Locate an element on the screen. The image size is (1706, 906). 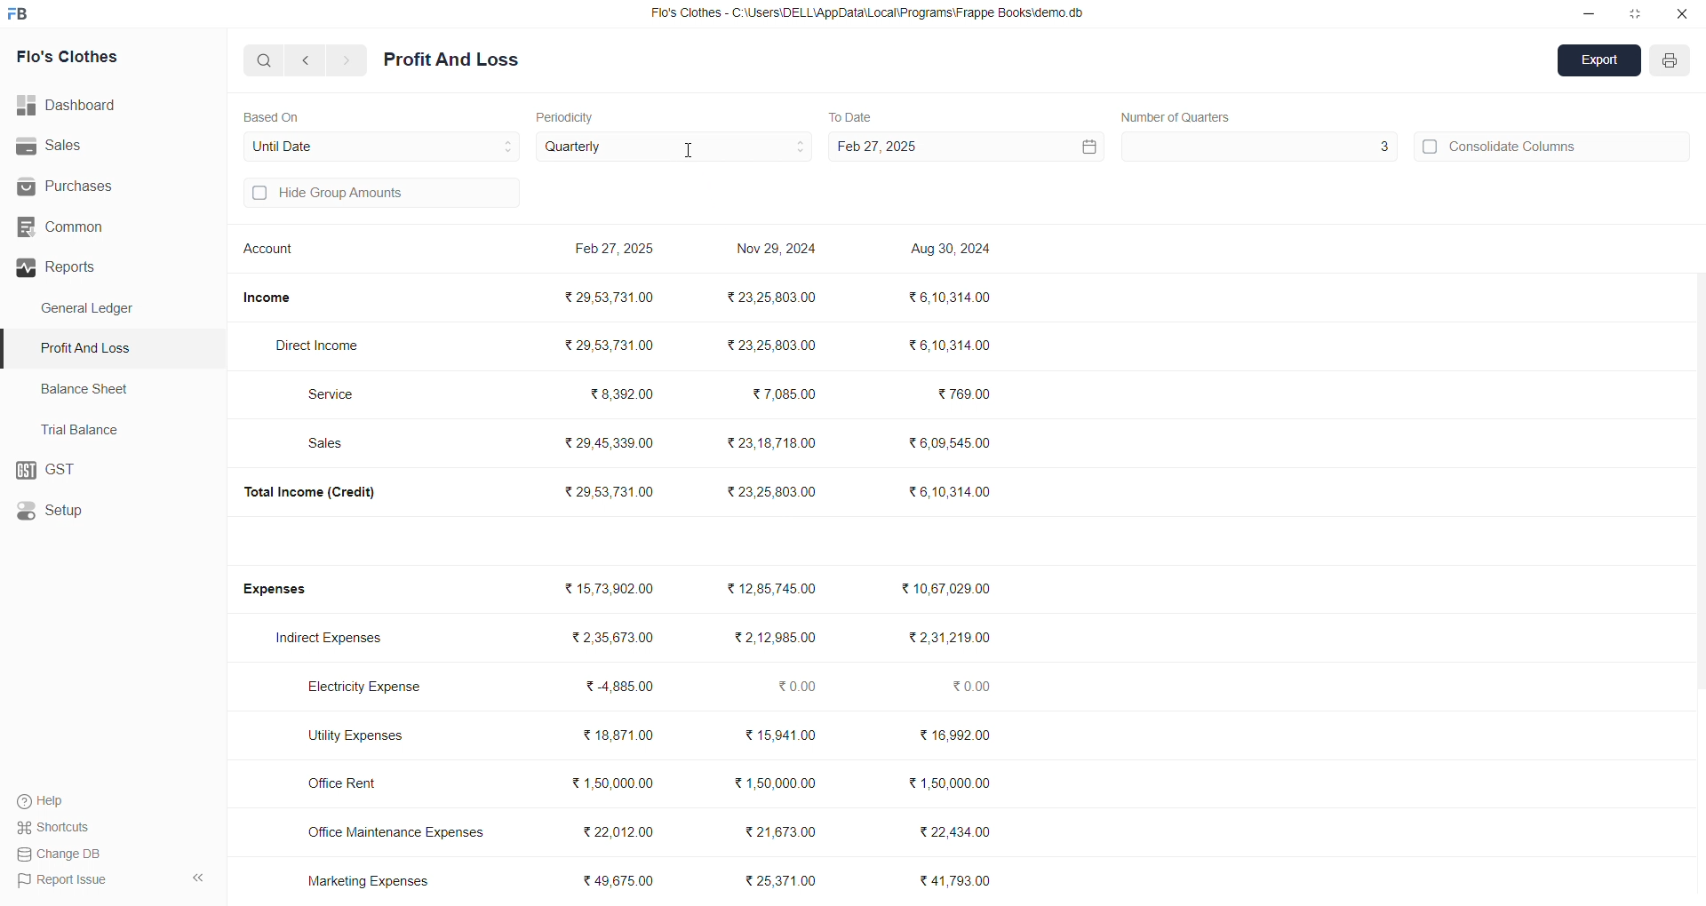
Profit And Loss is located at coordinates (451, 60).